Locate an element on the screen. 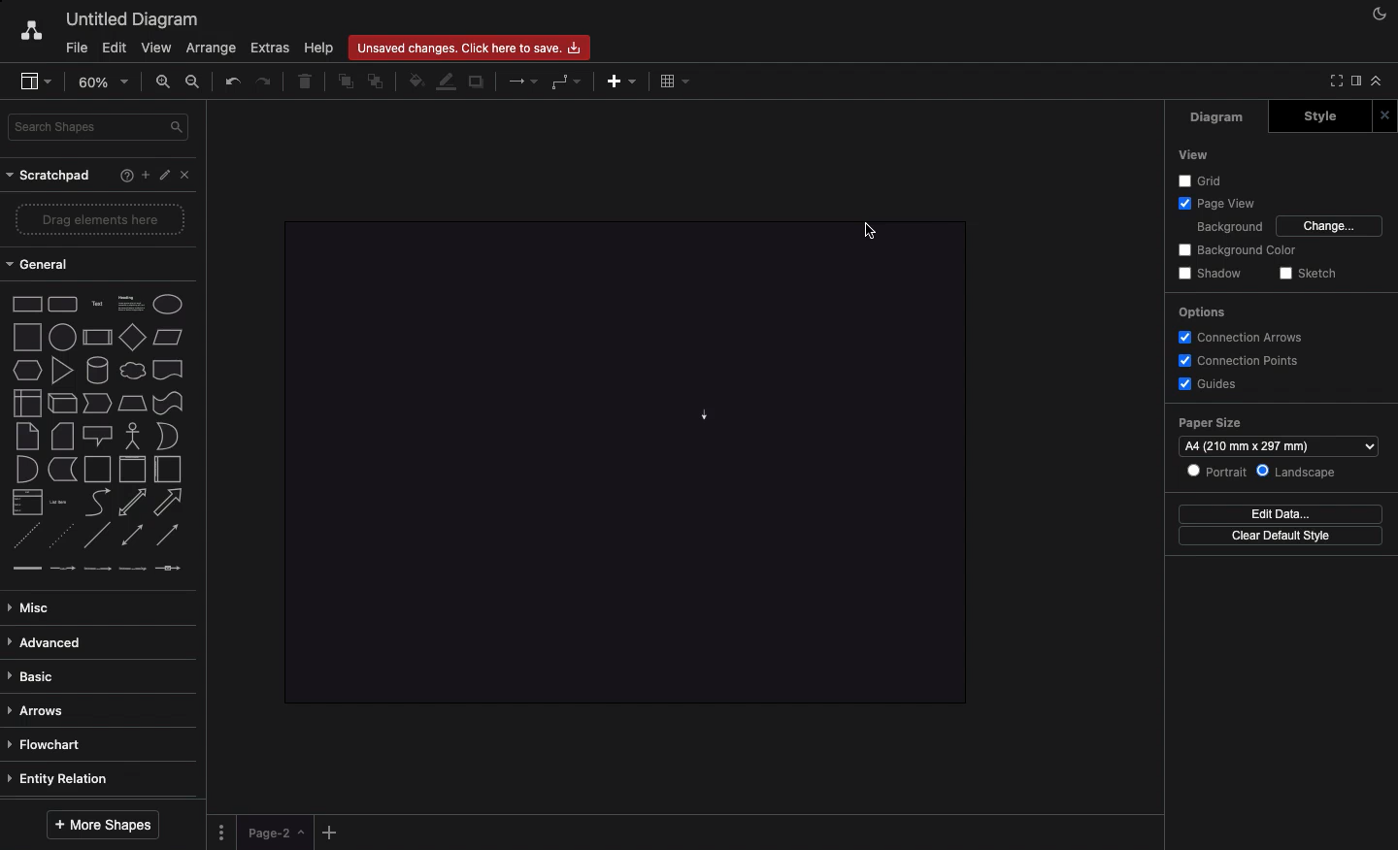 This screenshot has height=850, width=1398. Landscape is located at coordinates (1297, 473).